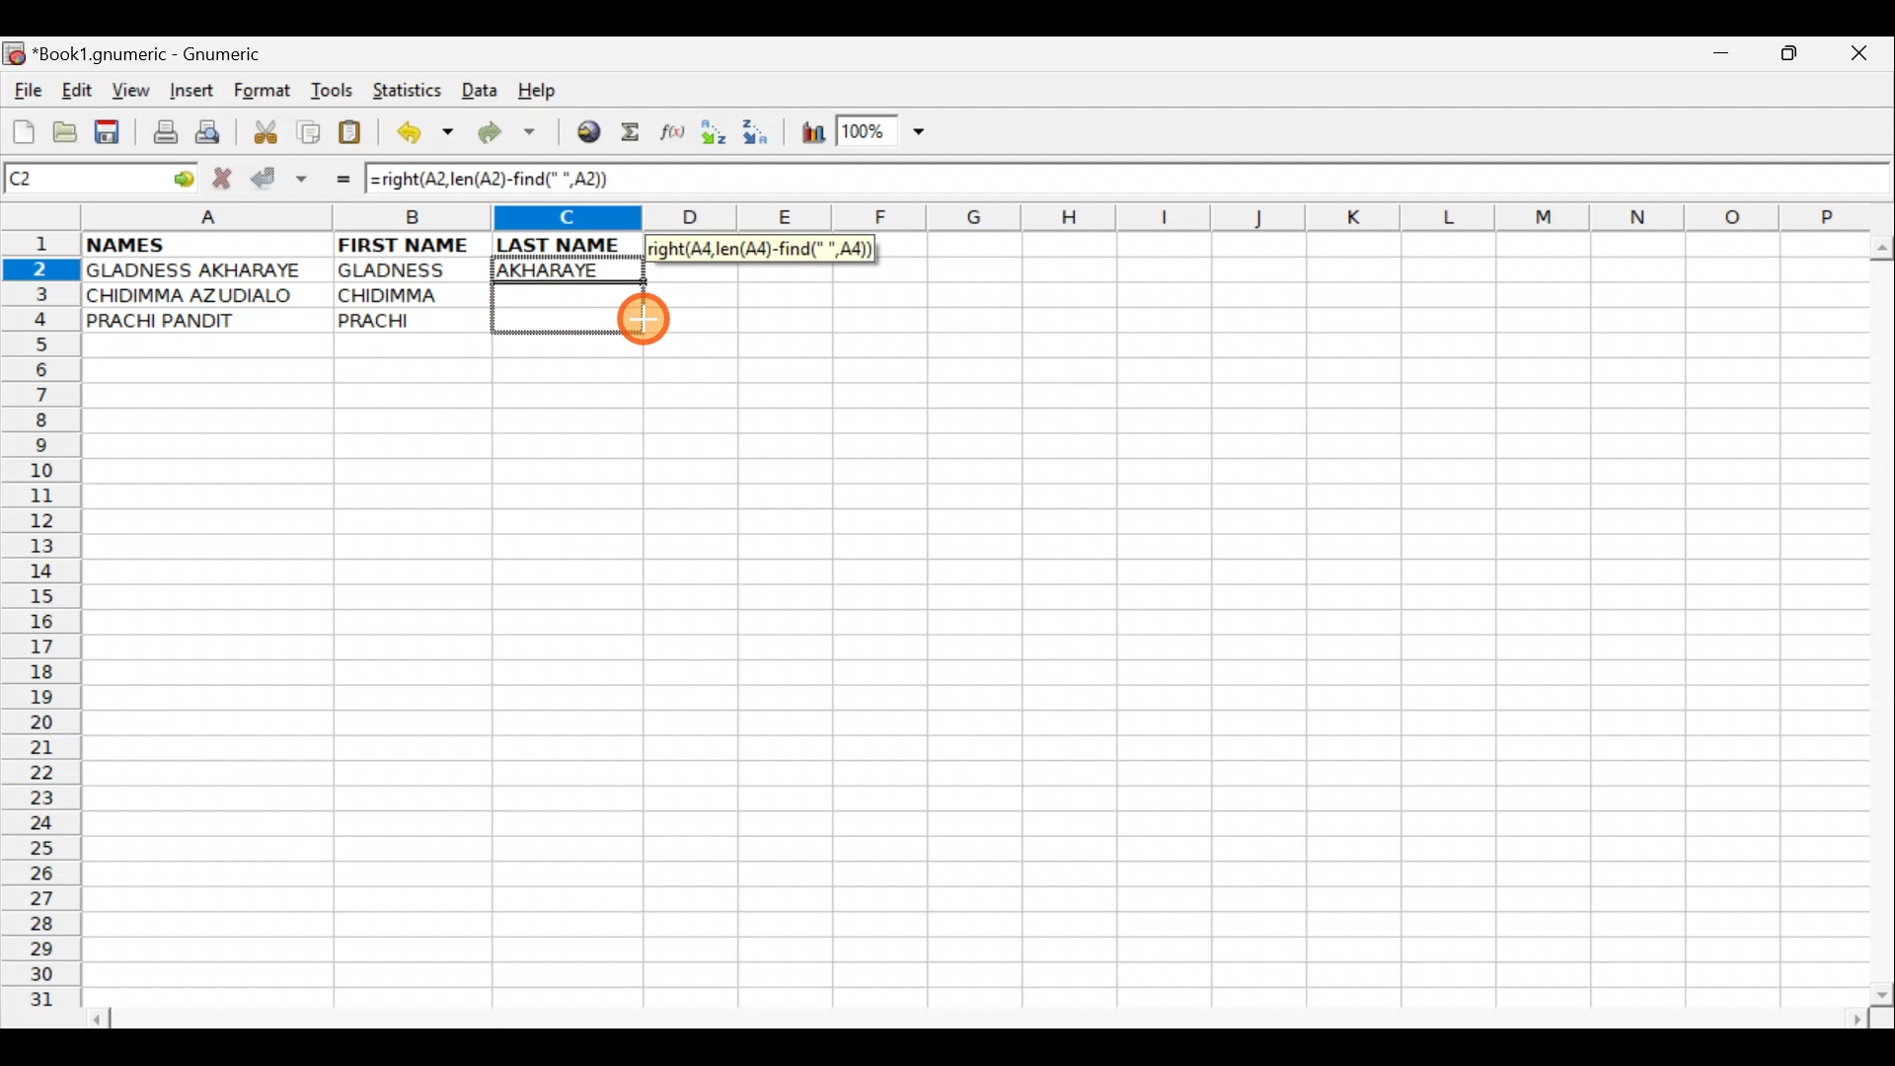  I want to click on Enter formula, so click(334, 179).